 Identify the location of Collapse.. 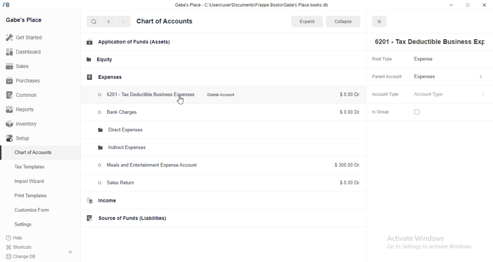
(472, 22).